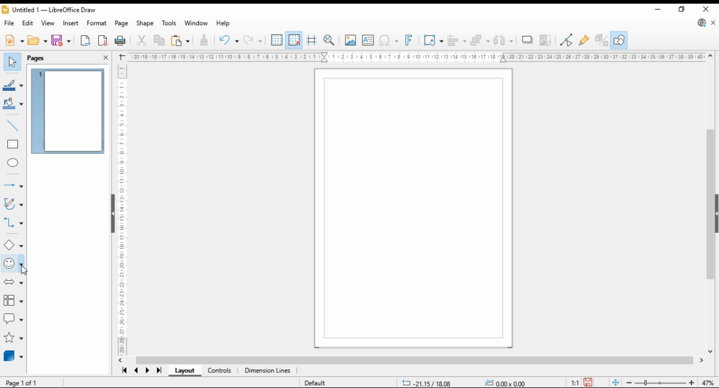 The width and height of the screenshot is (719, 388). What do you see at coordinates (584, 41) in the screenshot?
I see `show gluepoint functions` at bounding box center [584, 41].